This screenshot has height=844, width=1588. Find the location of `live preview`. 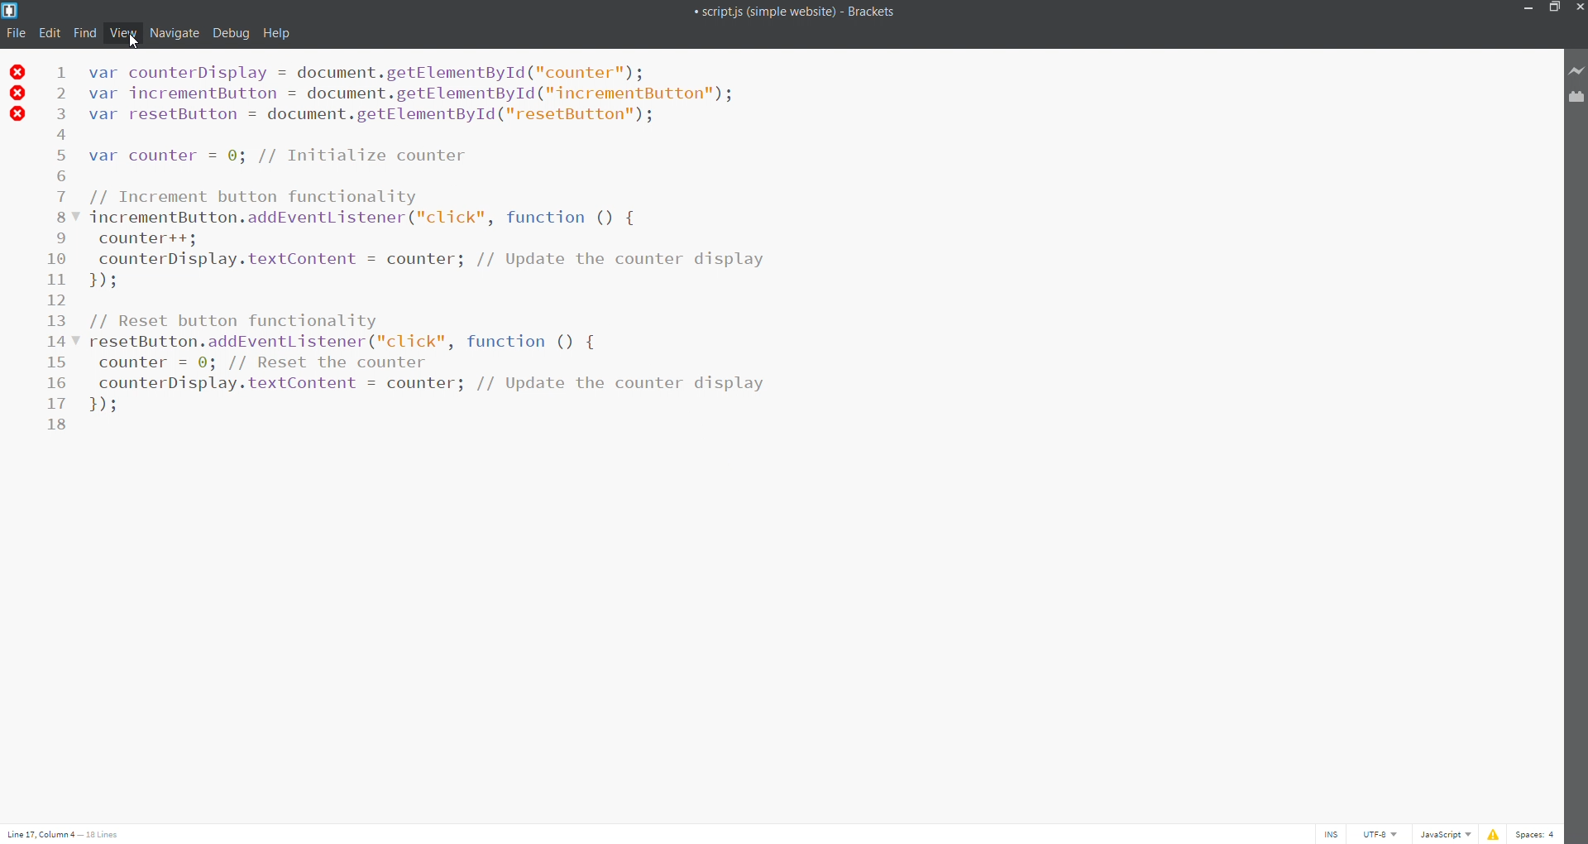

live preview is located at coordinates (1577, 71).